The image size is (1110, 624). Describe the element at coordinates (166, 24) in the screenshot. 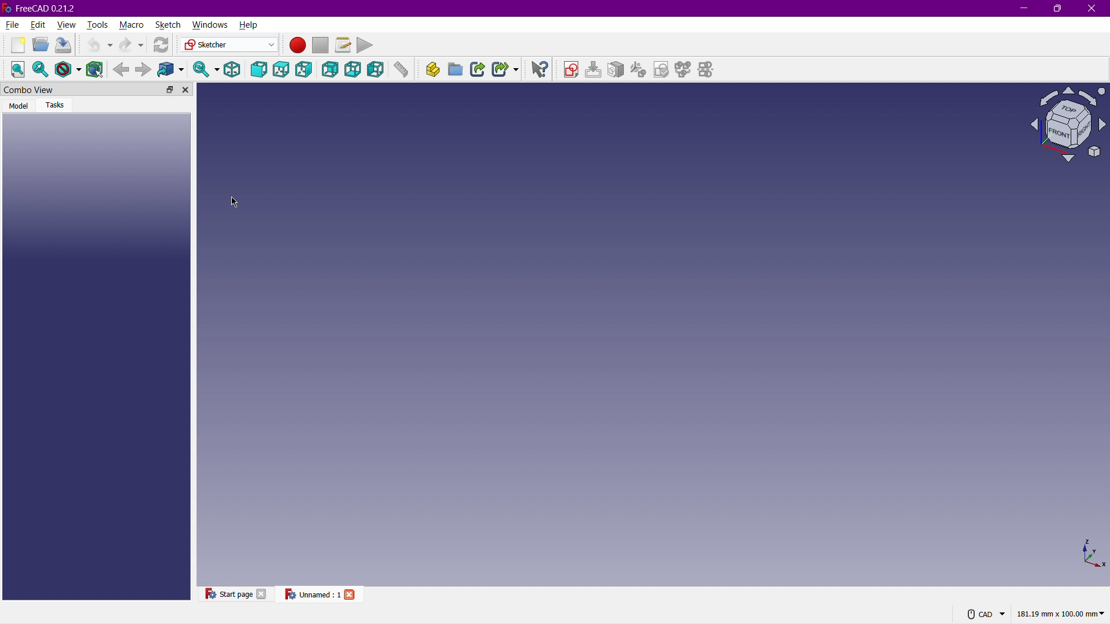

I see `Sketch` at that location.